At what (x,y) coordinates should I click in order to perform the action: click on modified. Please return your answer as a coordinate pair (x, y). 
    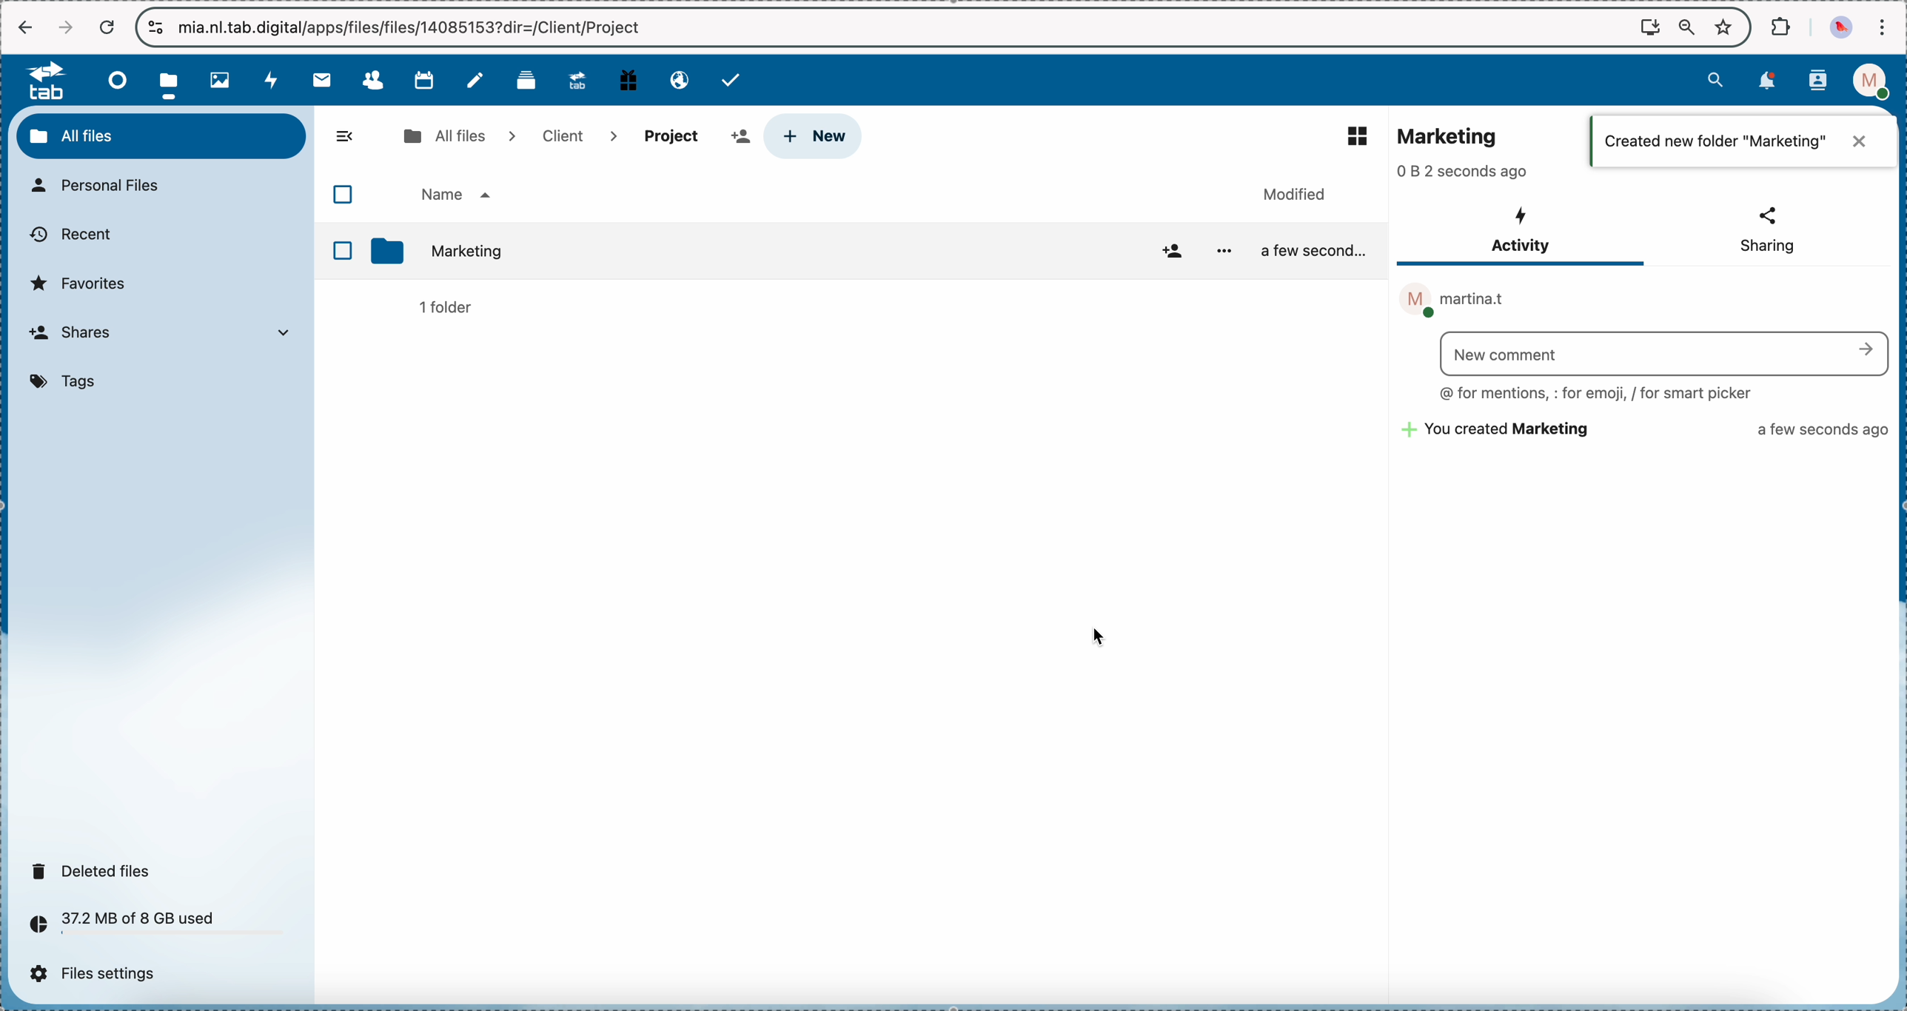
    Looking at the image, I should click on (1293, 194).